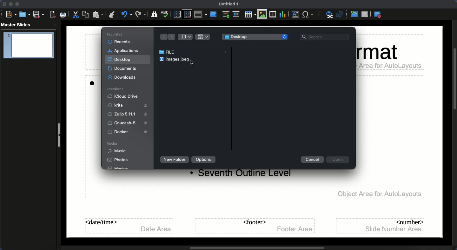  Describe the element at coordinates (63, 15) in the screenshot. I see `Print` at that location.